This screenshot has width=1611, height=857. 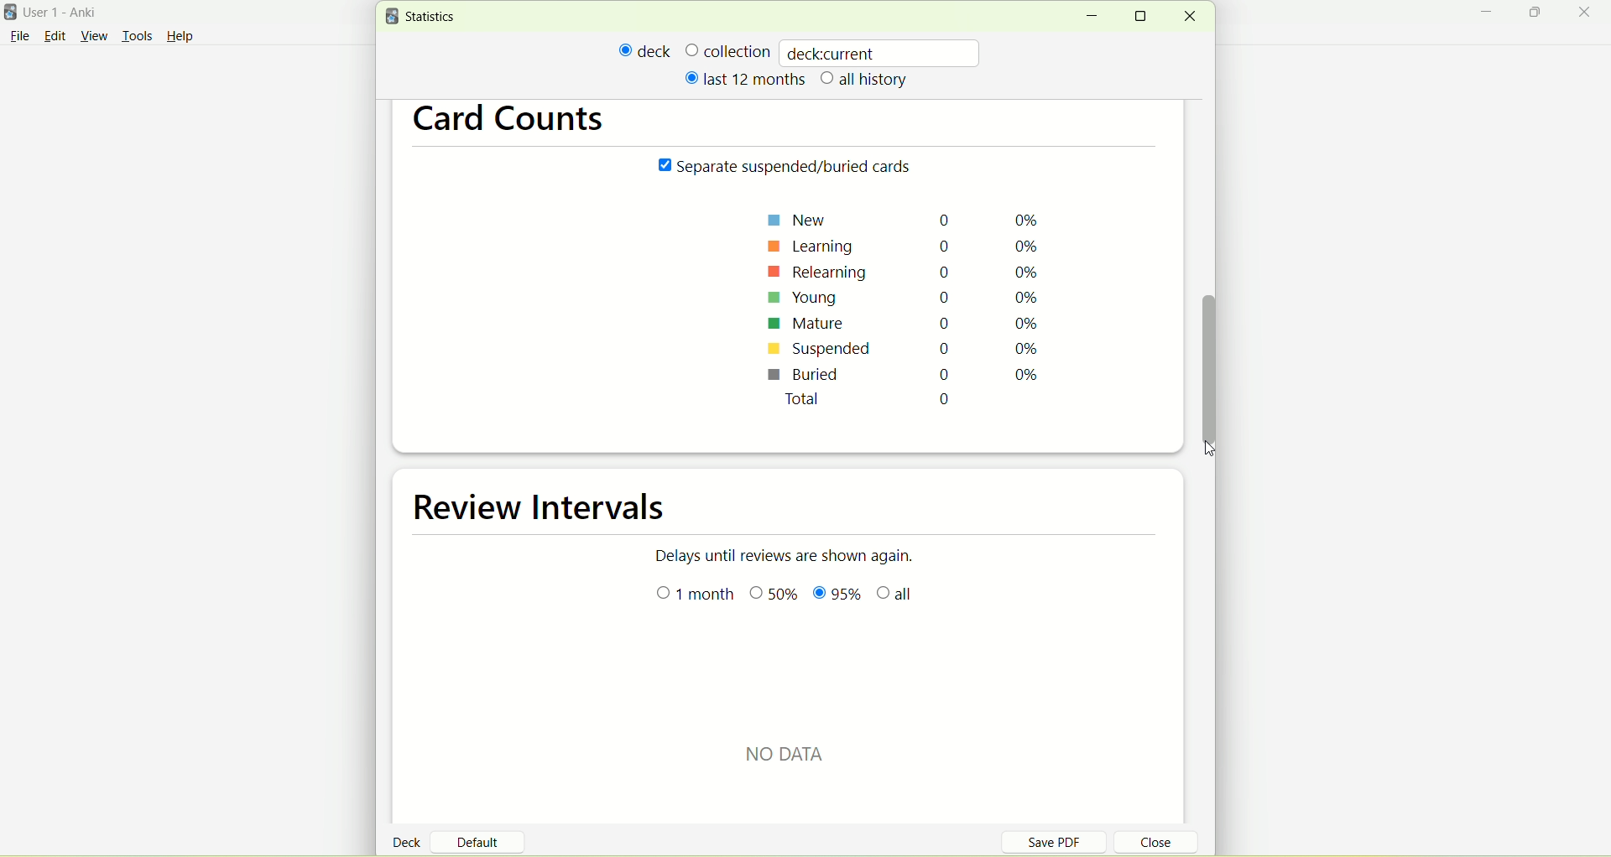 I want to click on last 12 months, so click(x=743, y=78).